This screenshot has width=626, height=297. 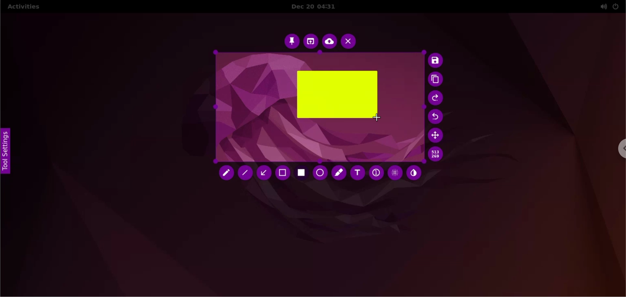 What do you see at coordinates (436, 98) in the screenshot?
I see `redo` at bounding box center [436, 98].